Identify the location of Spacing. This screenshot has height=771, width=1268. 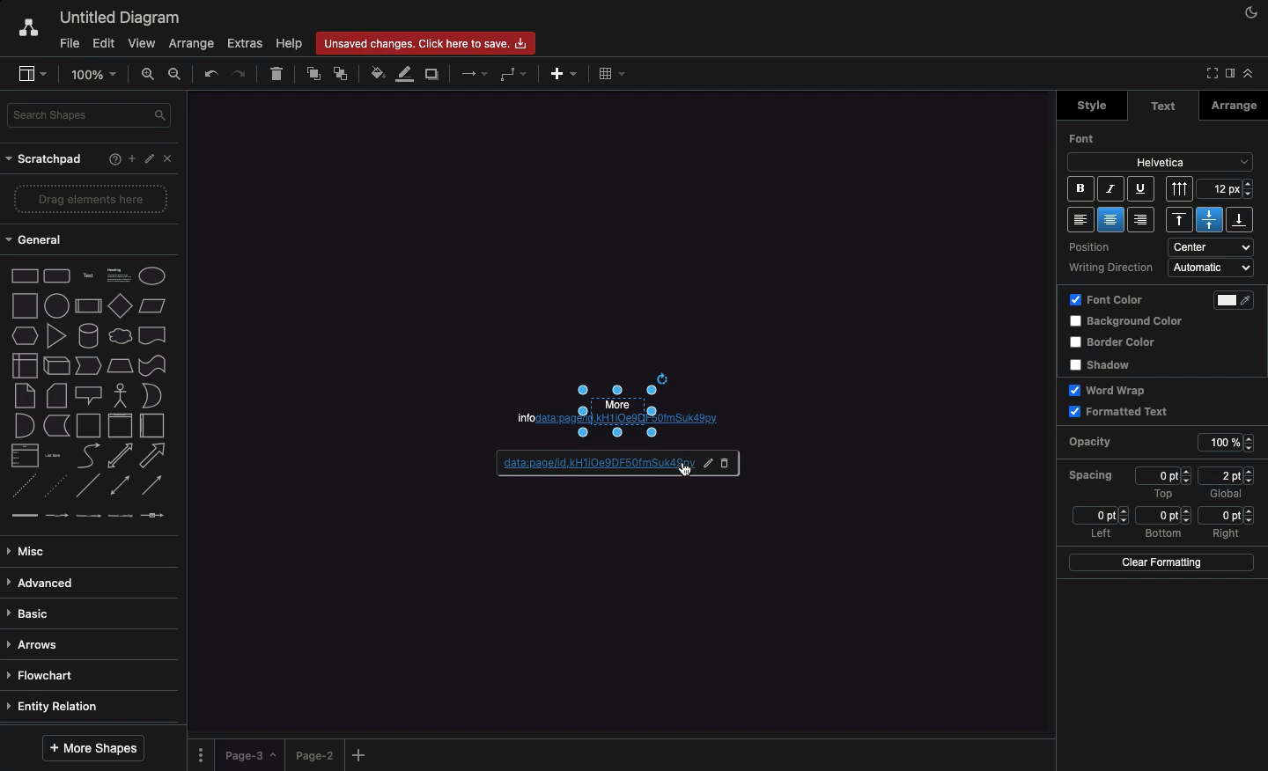
(1092, 474).